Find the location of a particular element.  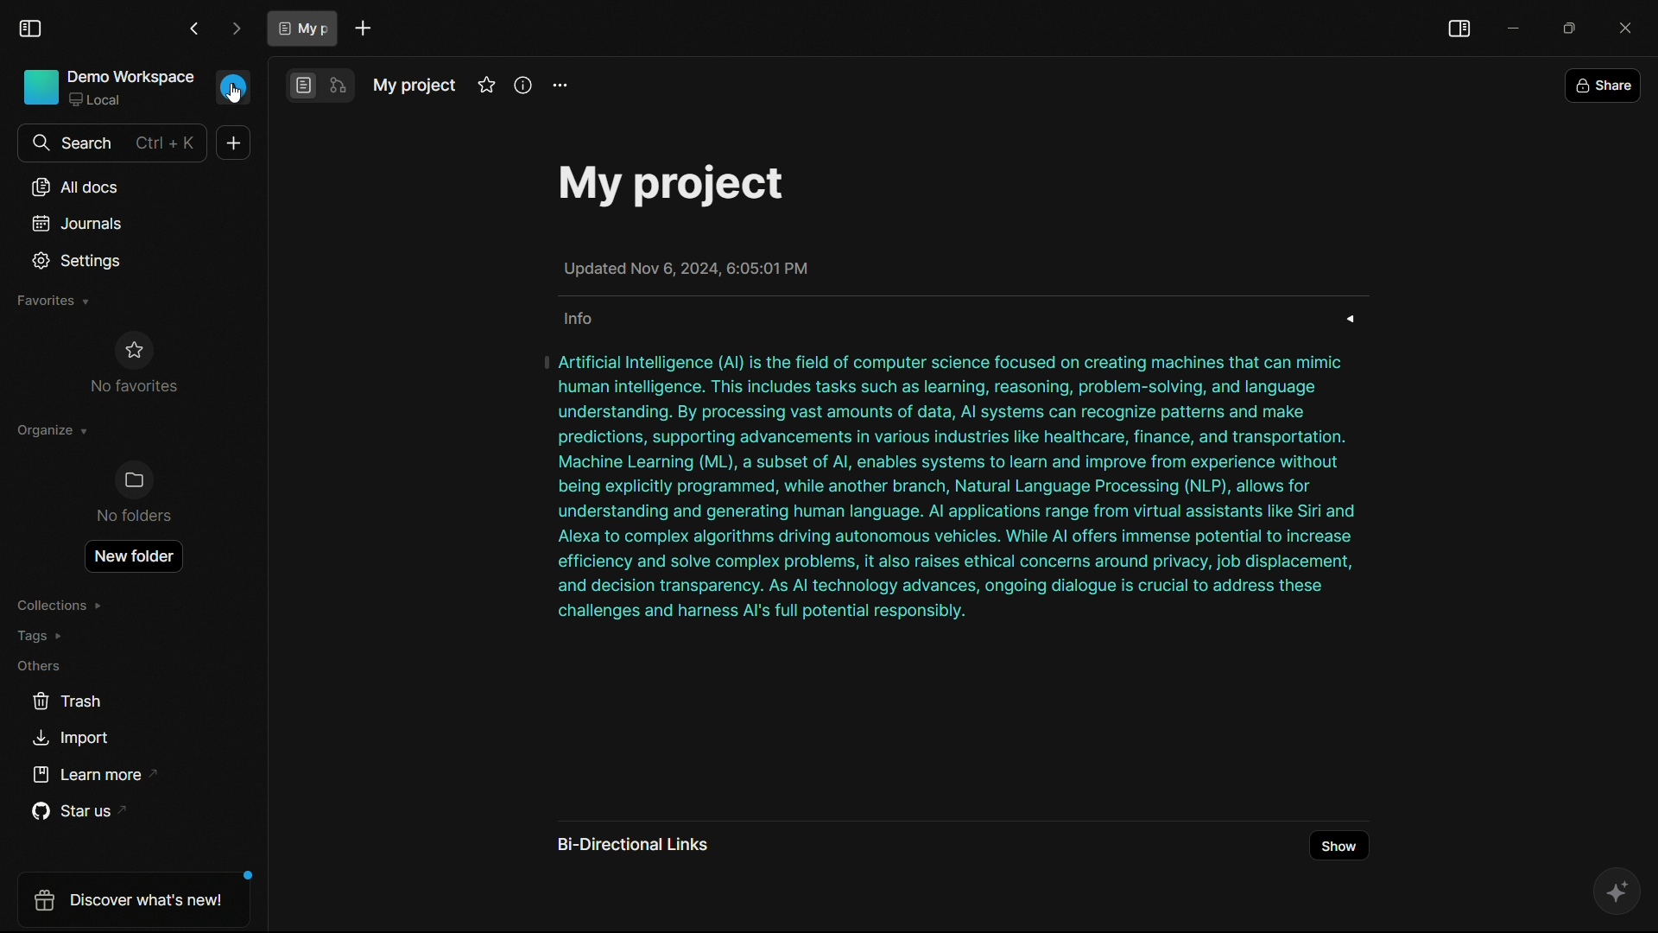

My project is located at coordinates (674, 185).